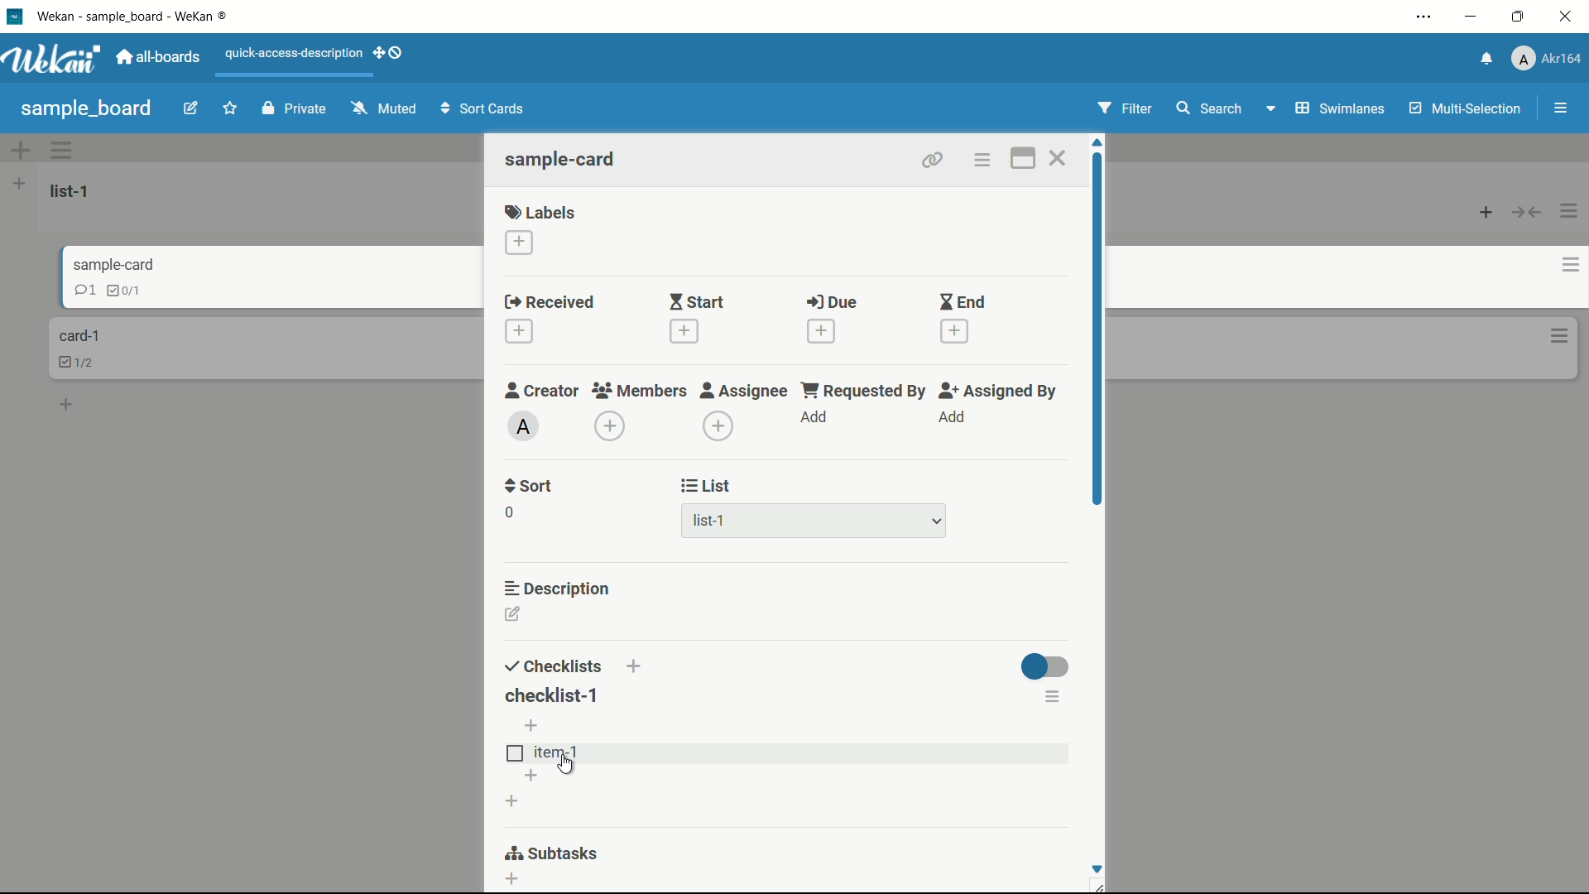 This screenshot has height=894, width=1589. Describe the element at coordinates (530, 488) in the screenshot. I see `sort` at that location.